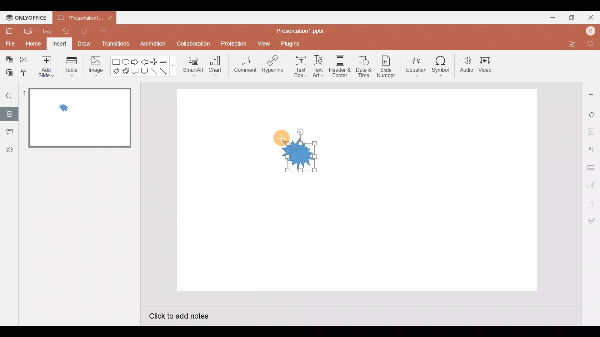  Describe the element at coordinates (299, 30) in the screenshot. I see `Presentation1.pptx` at that location.